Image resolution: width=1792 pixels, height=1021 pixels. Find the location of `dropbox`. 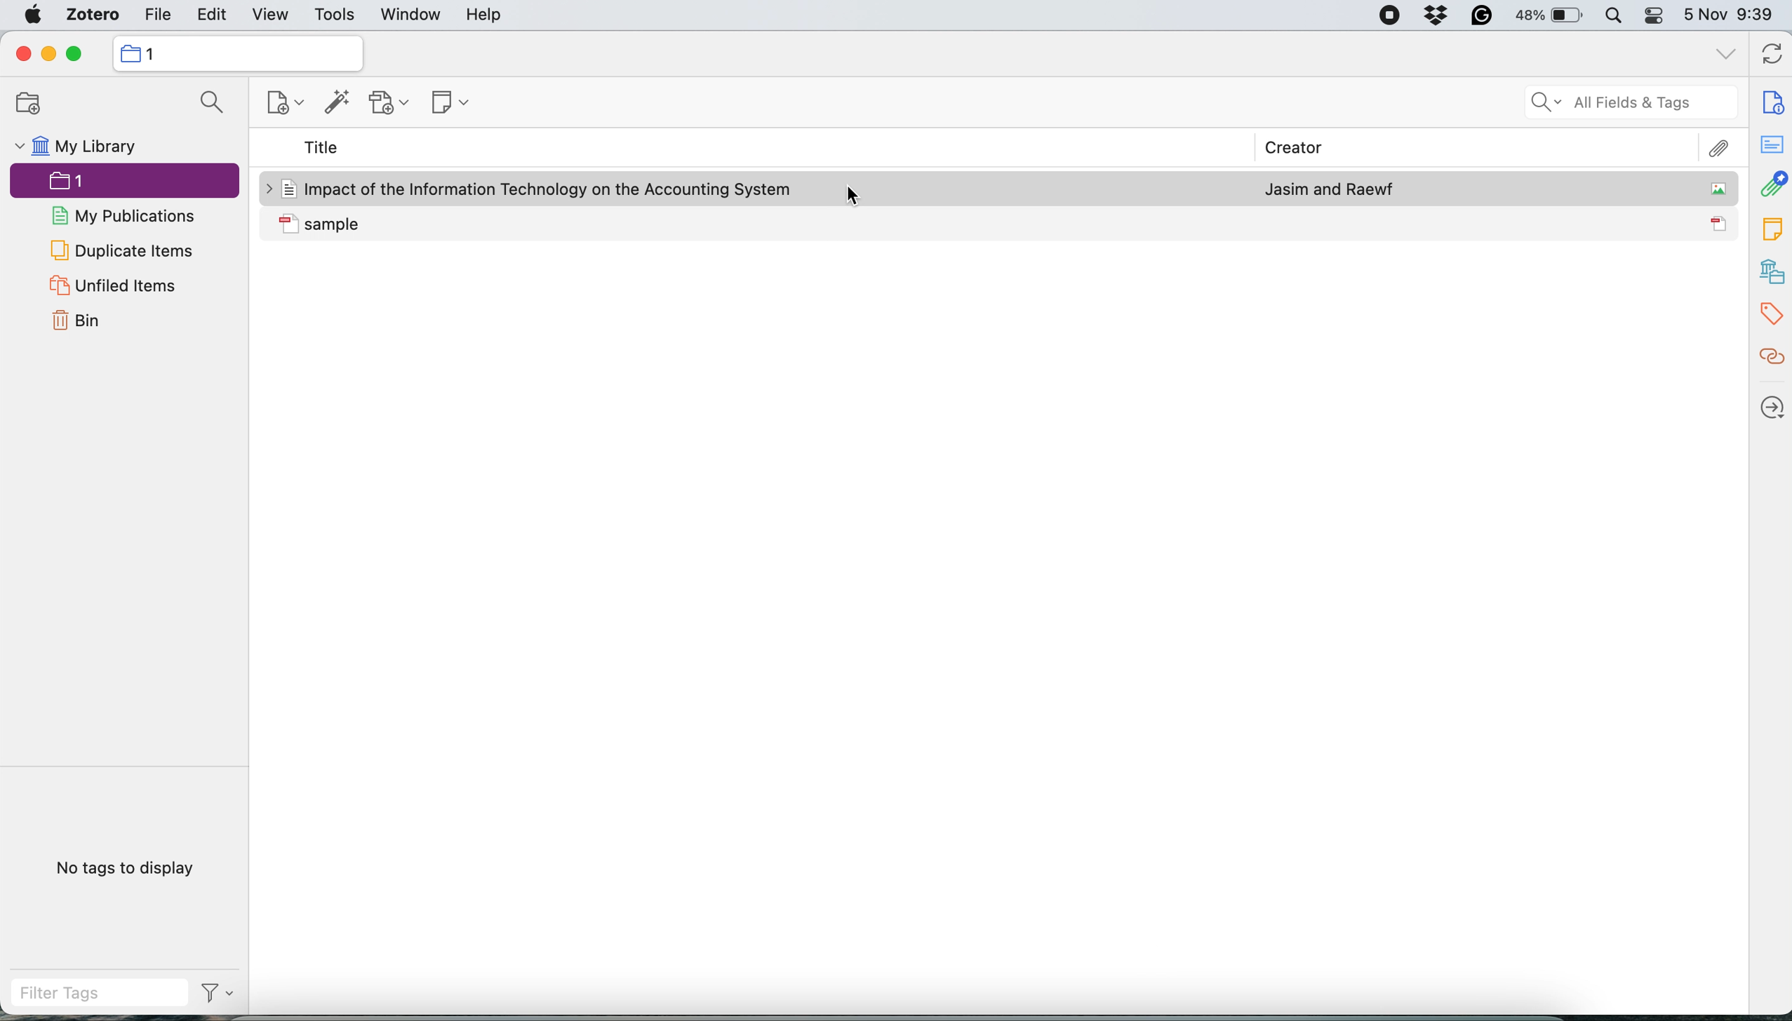

dropbox is located at coordinates (1434, 15).